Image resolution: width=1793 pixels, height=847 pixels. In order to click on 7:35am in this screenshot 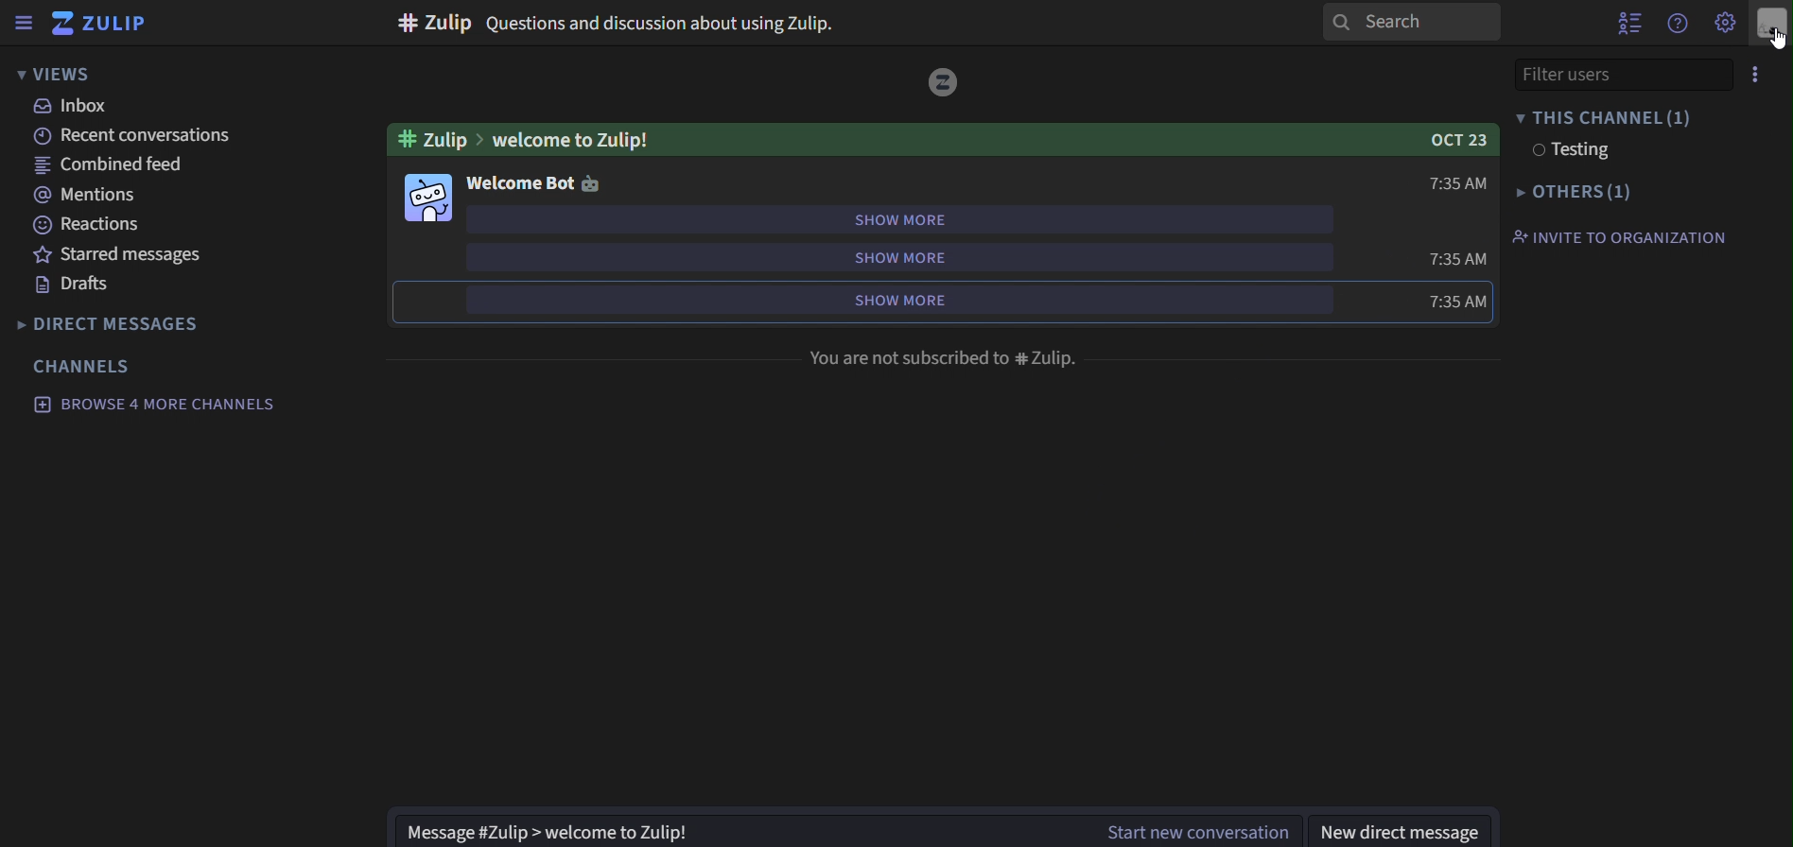, I will do `click(1459, 302)`.